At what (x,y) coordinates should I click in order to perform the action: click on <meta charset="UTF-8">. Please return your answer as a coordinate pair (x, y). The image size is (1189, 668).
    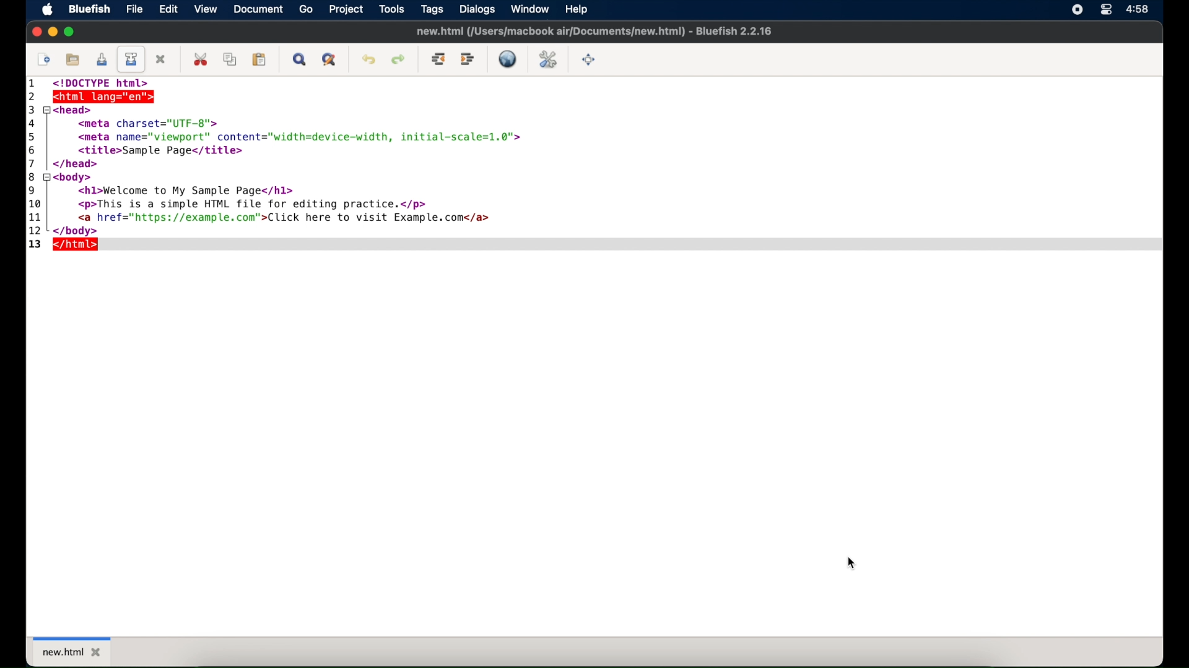
    Looking at the image, I should click on (153, 122).